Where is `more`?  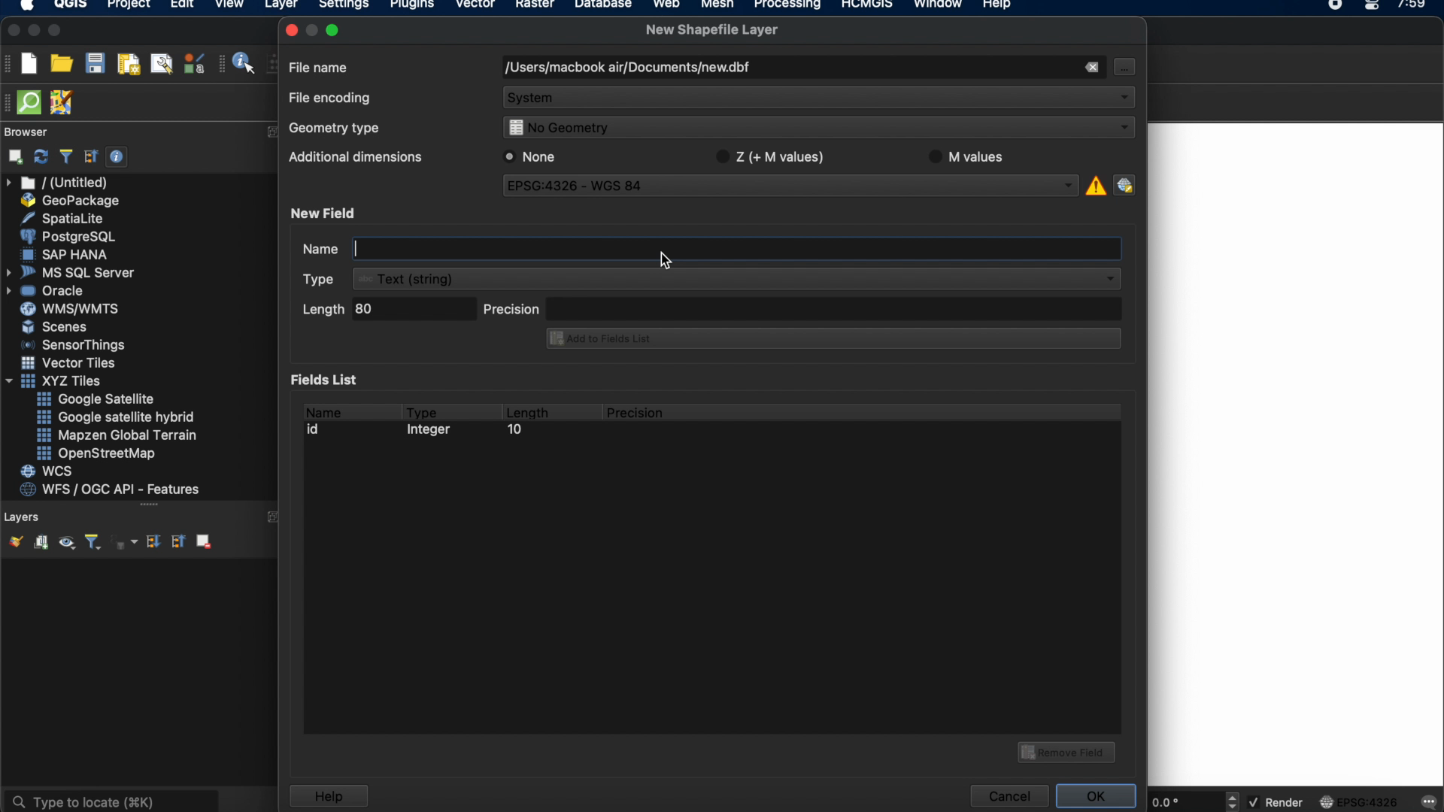 more is located at coordinates (271, 132).